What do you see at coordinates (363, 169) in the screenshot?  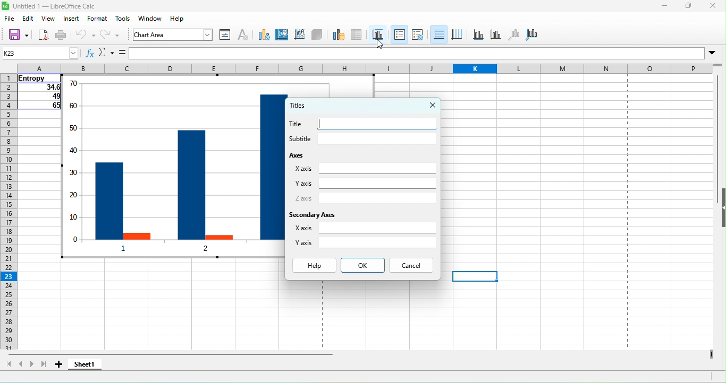 I see `x axis` at bounding box center [363, 169].